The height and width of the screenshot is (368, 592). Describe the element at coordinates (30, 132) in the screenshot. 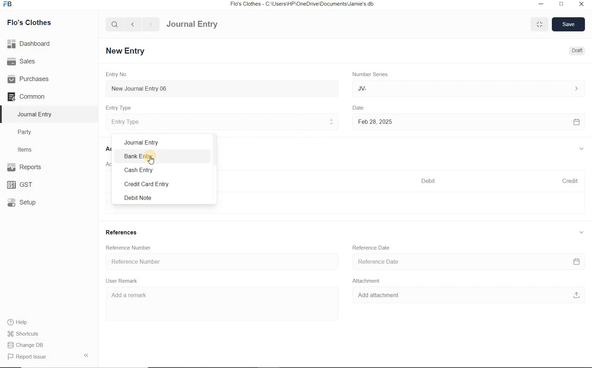

I see `Party` at that location.